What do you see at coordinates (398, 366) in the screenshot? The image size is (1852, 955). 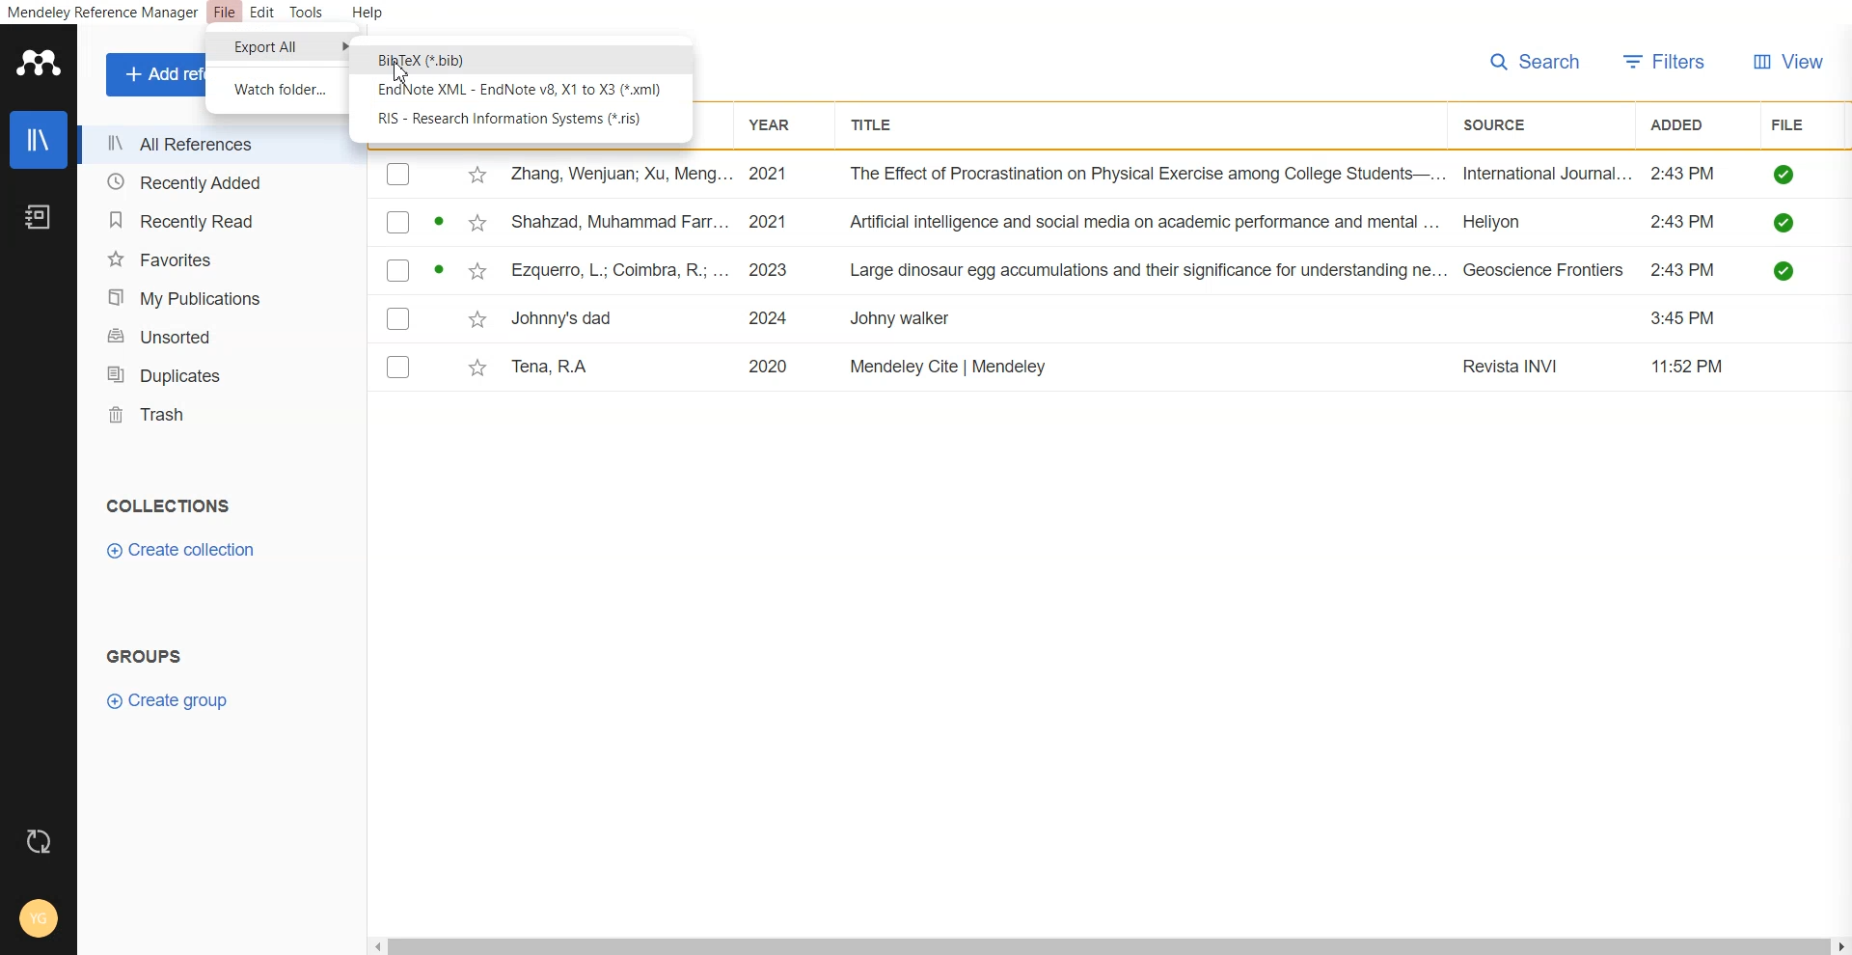 I see `checkbox` at bounding box center [398, 366].